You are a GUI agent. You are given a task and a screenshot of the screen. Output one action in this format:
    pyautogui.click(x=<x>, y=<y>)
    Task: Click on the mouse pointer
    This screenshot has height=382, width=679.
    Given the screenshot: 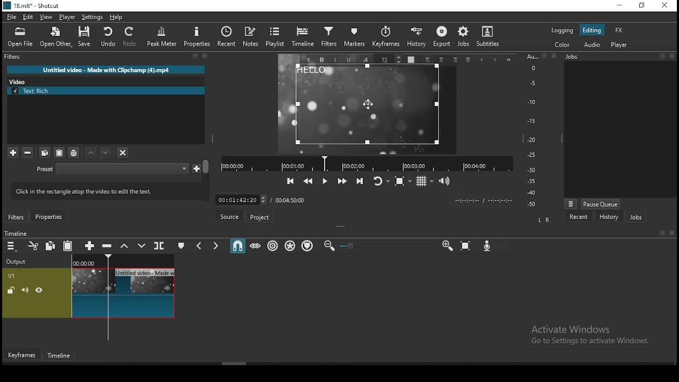 What is the action you would take?
    pyautogui.click(x=369, y=102)
    